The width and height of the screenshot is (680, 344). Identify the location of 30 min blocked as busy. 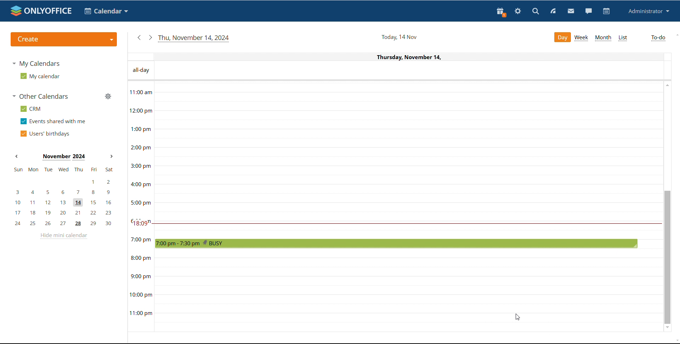
(396, 243).